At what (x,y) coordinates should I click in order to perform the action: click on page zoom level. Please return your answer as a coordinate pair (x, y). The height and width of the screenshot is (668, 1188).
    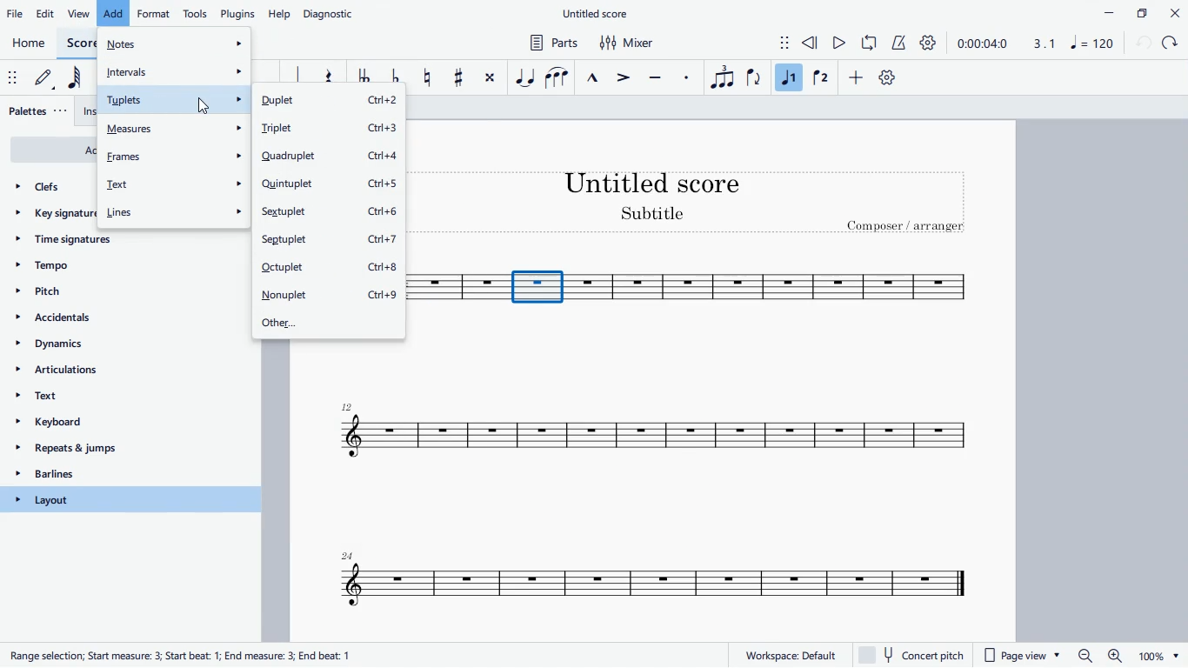
    Looking at the image, I should click on (1158, 657).